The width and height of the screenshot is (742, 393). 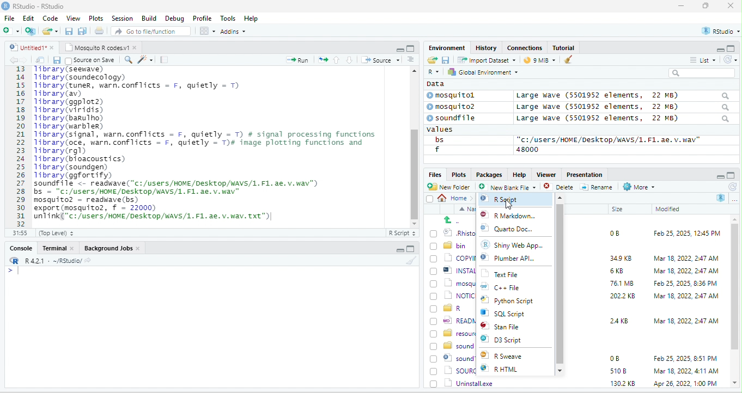 I want to click on “c:/users/HOME /Desktop/WAVS/1.F1. ae. v.wav", so click(x=609, y=139).